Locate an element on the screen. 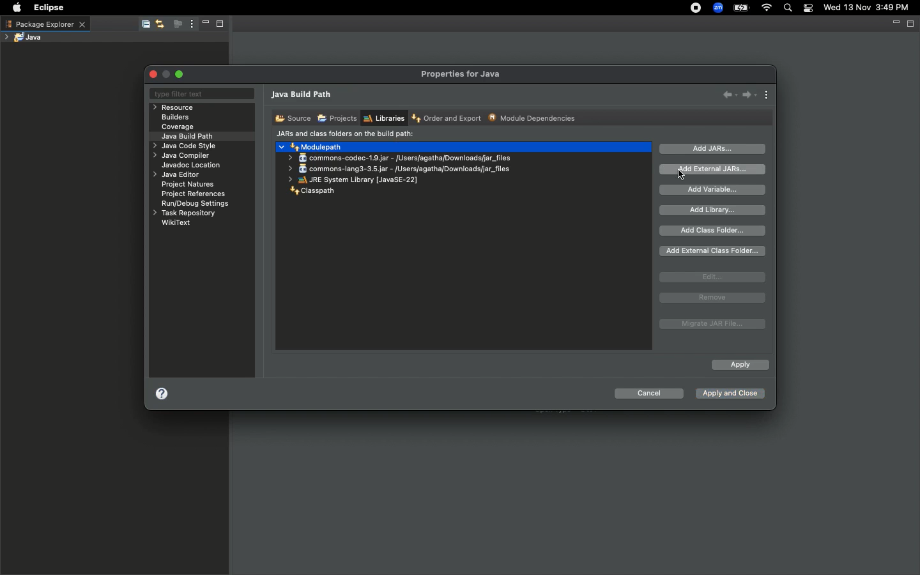 This screenshot has width=920, height=575. RuryDebug is located at coordinates (195, 205).